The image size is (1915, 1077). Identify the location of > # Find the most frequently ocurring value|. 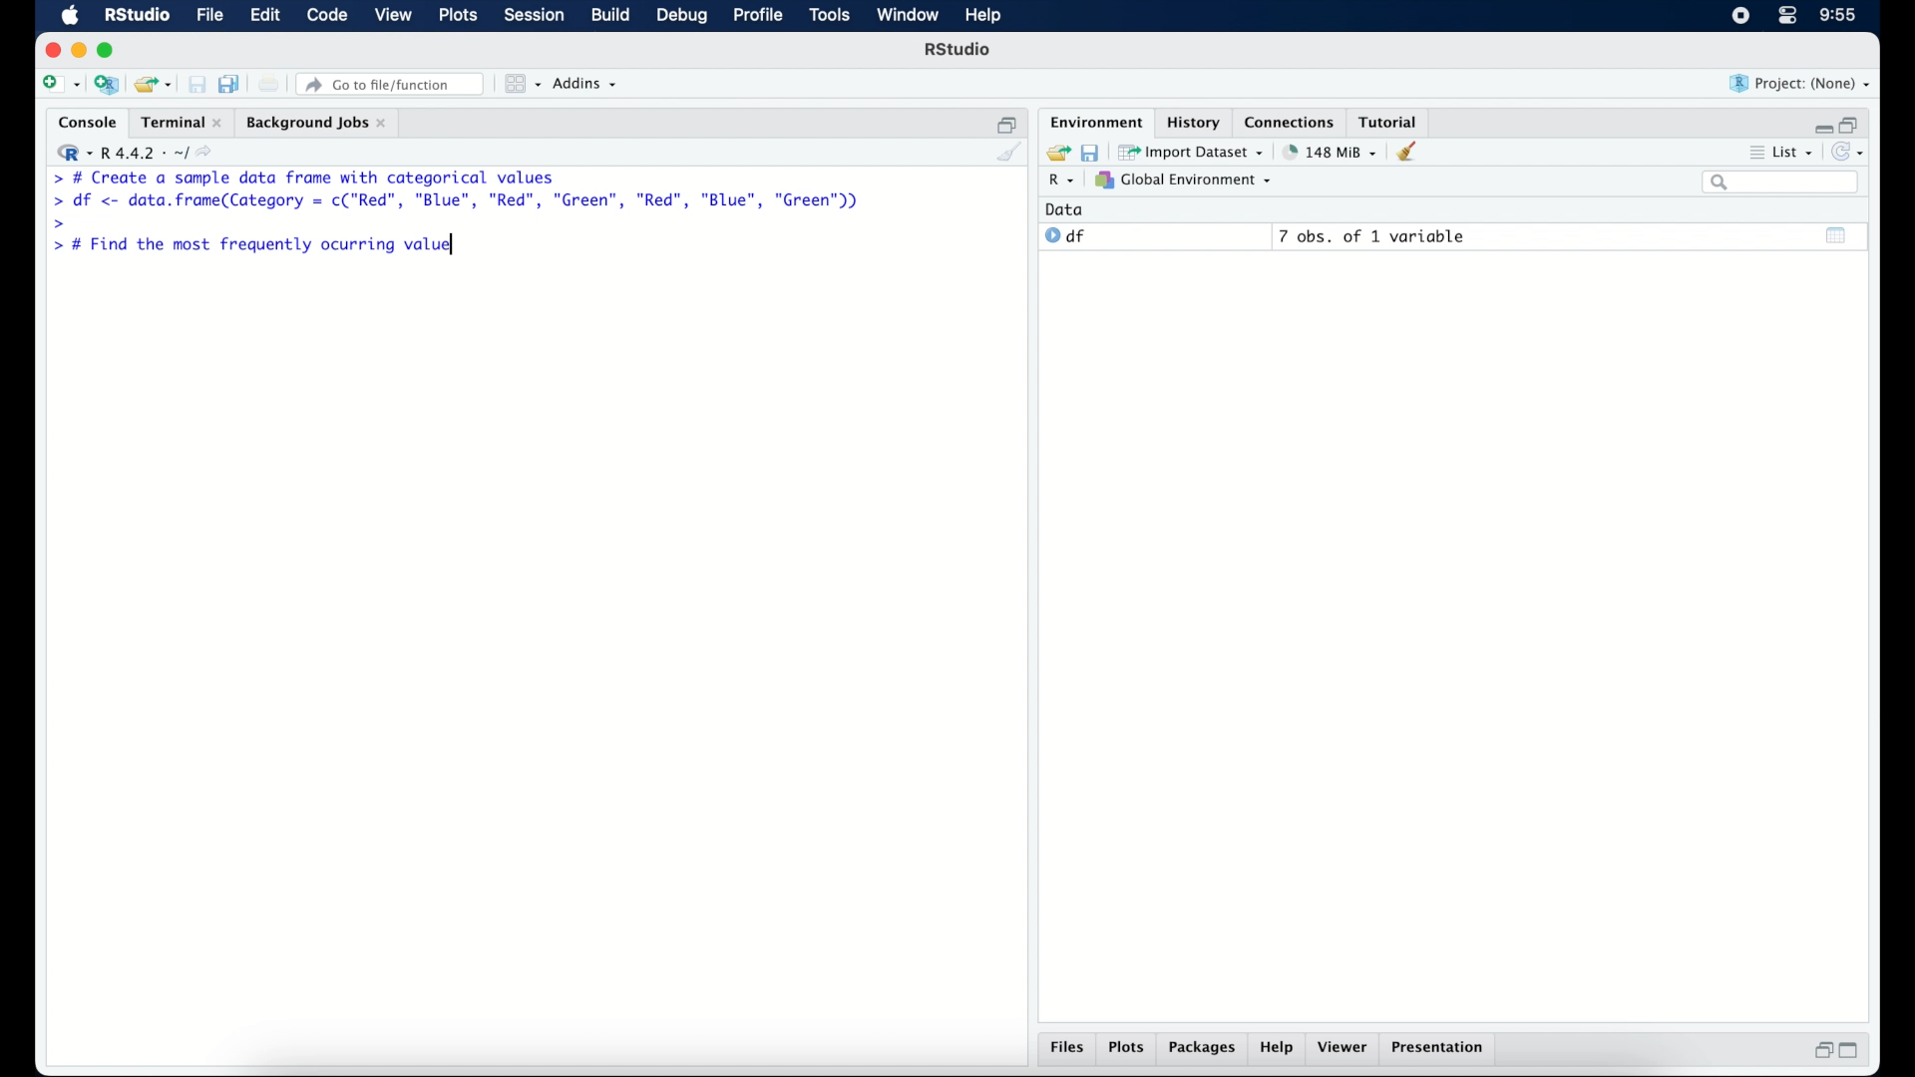
(265, 245).